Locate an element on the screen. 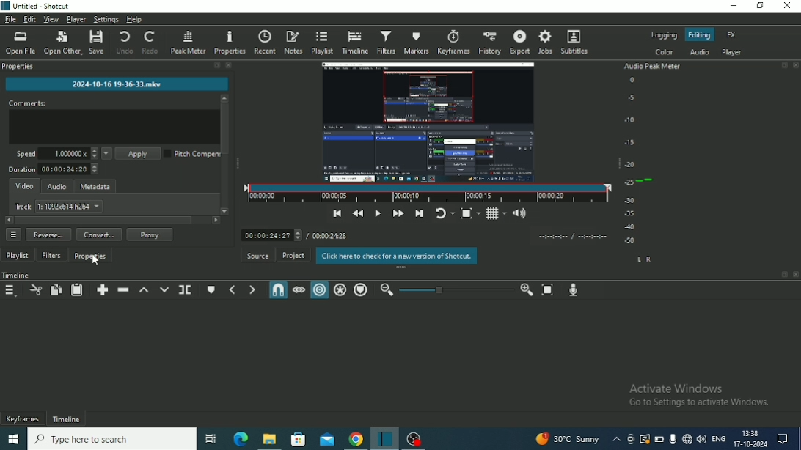 This screenshot has width=801, height=450. Meet Now is located at coordinates (631, 439).